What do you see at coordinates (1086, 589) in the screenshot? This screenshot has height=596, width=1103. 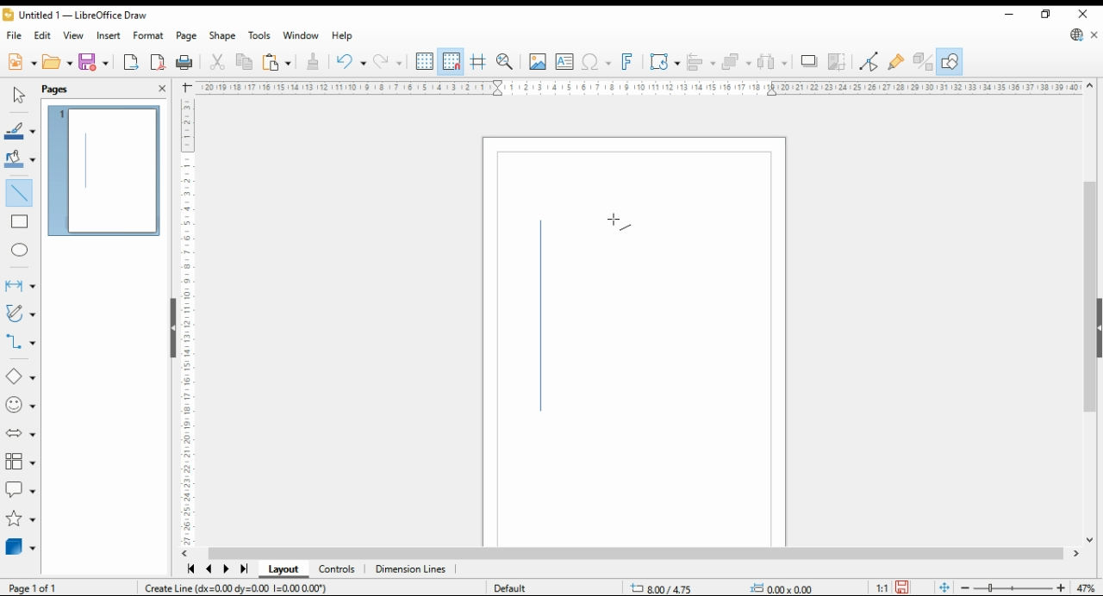 I see `zoom factor` at bounding box center [1086, 589].